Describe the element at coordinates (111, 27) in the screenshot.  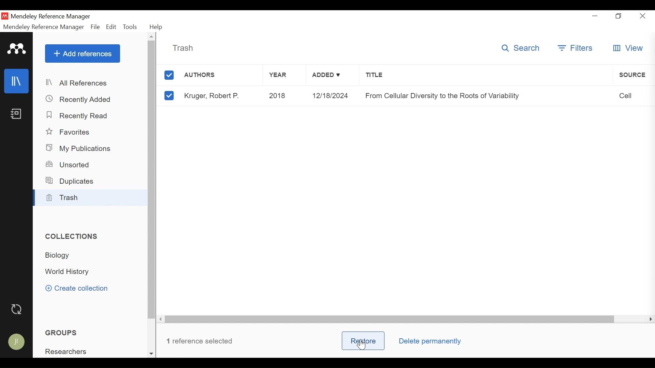
I see `Edit` at that location.